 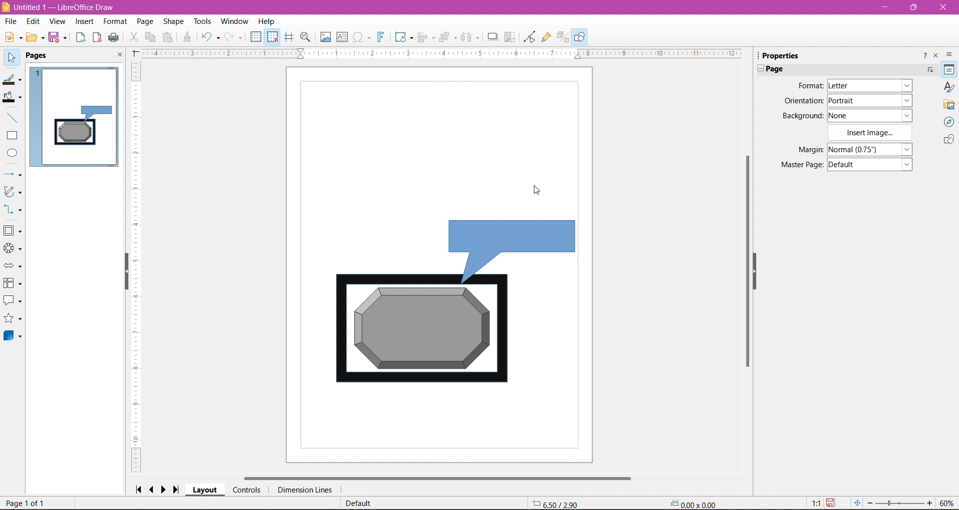 What do you see at coordinates (68, 6) in the screenshot?
I see `Untitled 1-LibreOffice Draw` at bounding box center [68, 6].